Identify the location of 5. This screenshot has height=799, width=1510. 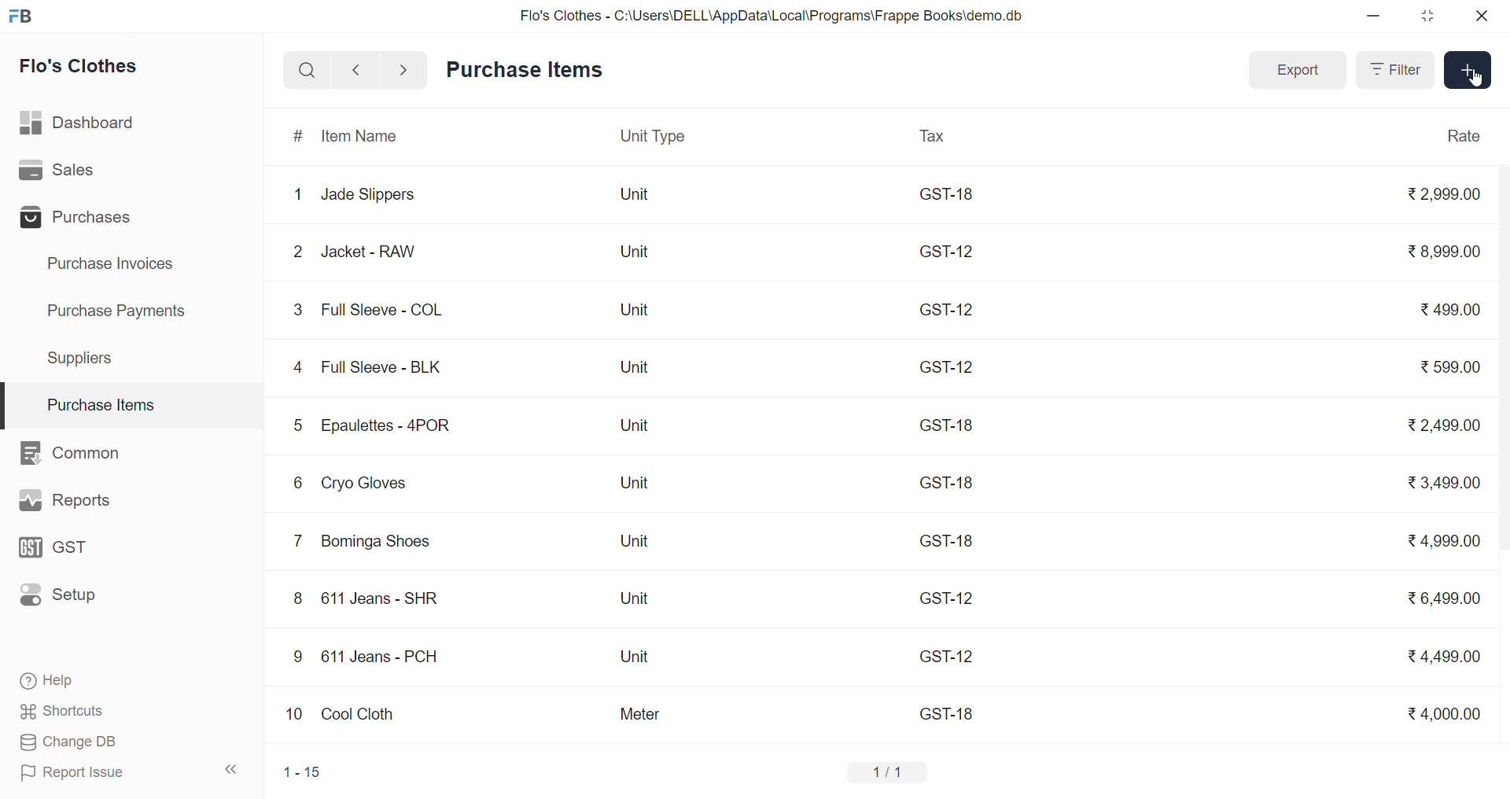
(298, 423).